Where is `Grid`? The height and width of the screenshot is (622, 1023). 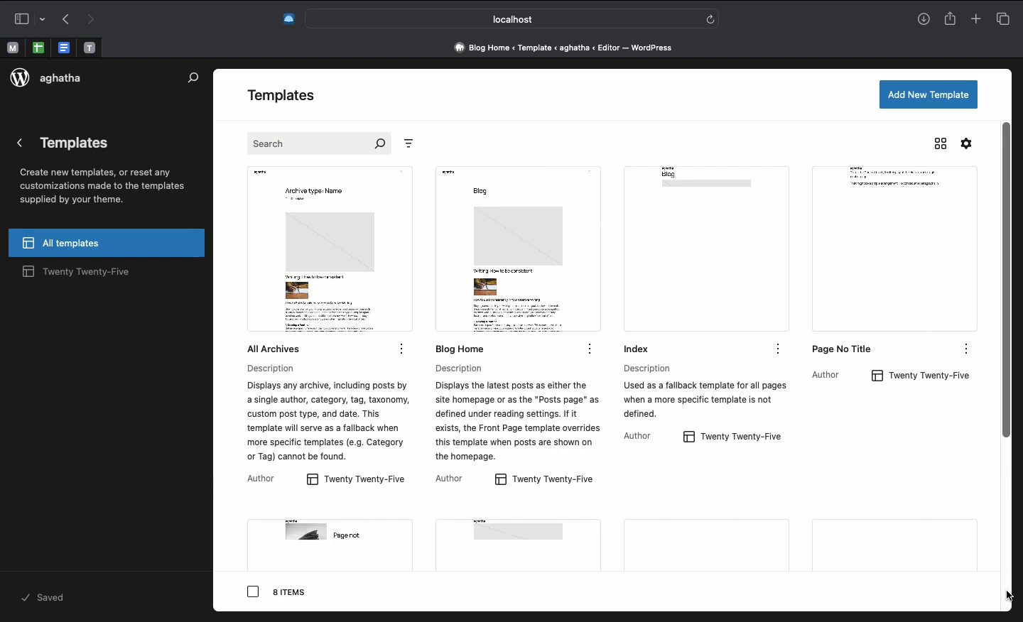 Grid is located at coordinates (940, 144).